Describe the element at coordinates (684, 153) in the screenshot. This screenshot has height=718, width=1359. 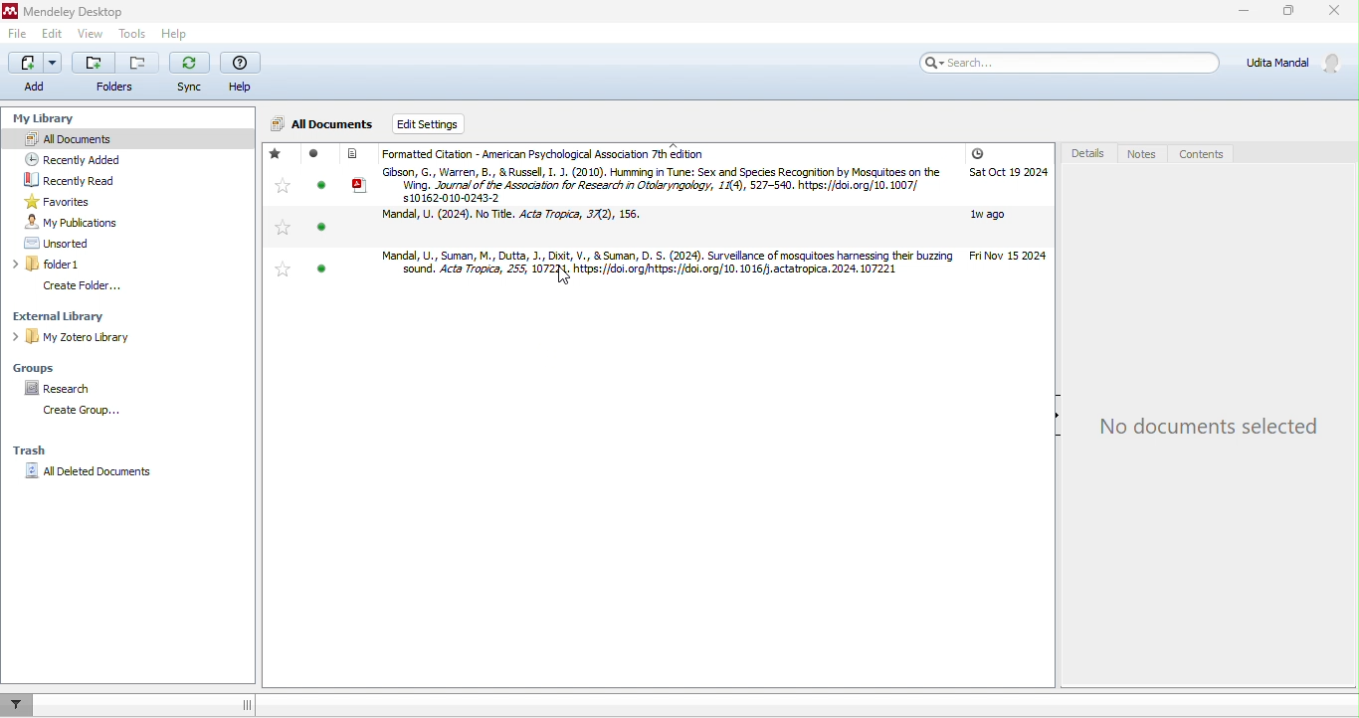
I see `Formatted Citation - American Psychological Association 7th edition` at that location.